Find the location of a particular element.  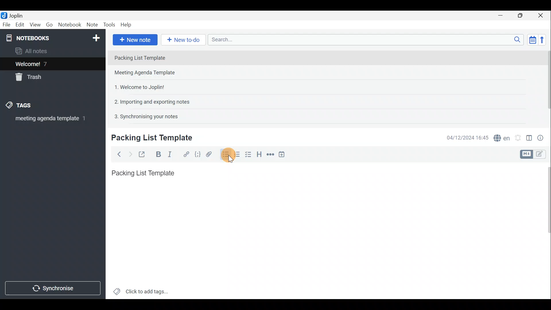

Note 5 is located at coordinates (144, 116).